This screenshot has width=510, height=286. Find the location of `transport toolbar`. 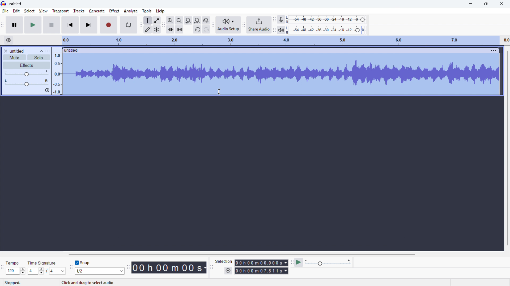

transport toolbar is located at coordinates (2, 26).